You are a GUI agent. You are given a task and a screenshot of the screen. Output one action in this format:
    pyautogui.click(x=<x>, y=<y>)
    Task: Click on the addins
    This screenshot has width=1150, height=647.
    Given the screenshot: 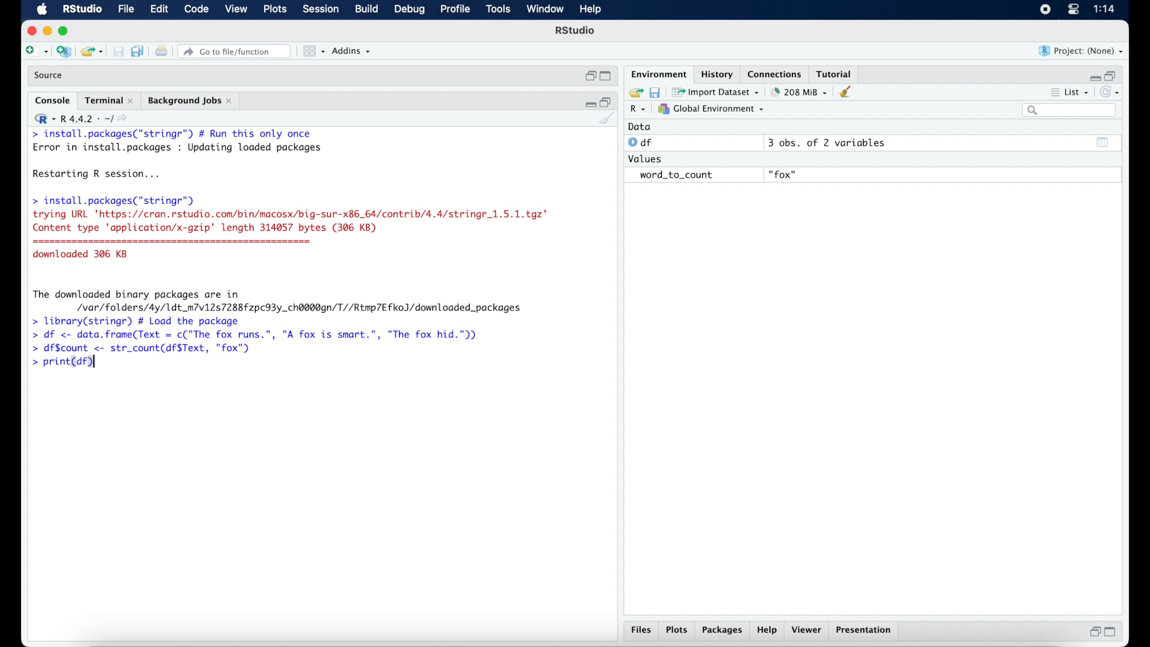 What is the action you would take?
    pyautogui.click(x=352, y=51)
    